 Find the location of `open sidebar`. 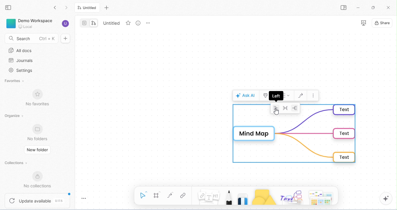

open sidebar is located at coordinates (345, 8).